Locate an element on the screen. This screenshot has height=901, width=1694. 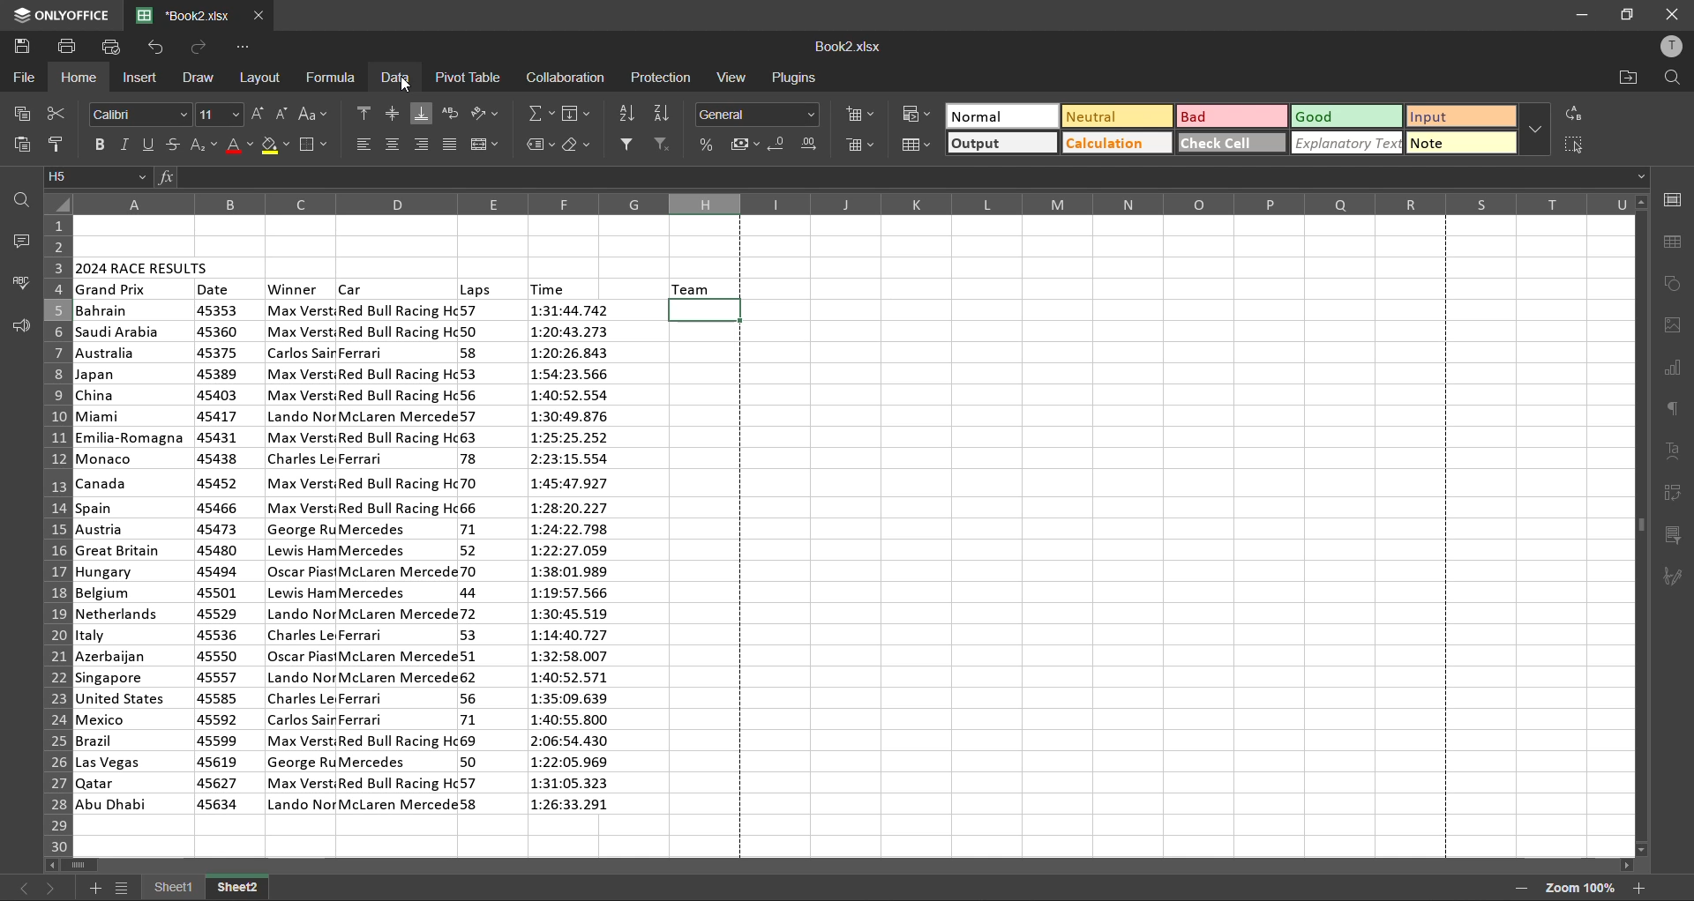
save is located at coordinates (26, 47).